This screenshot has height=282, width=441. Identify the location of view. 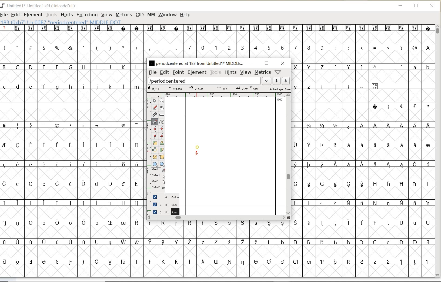
(246, 72).